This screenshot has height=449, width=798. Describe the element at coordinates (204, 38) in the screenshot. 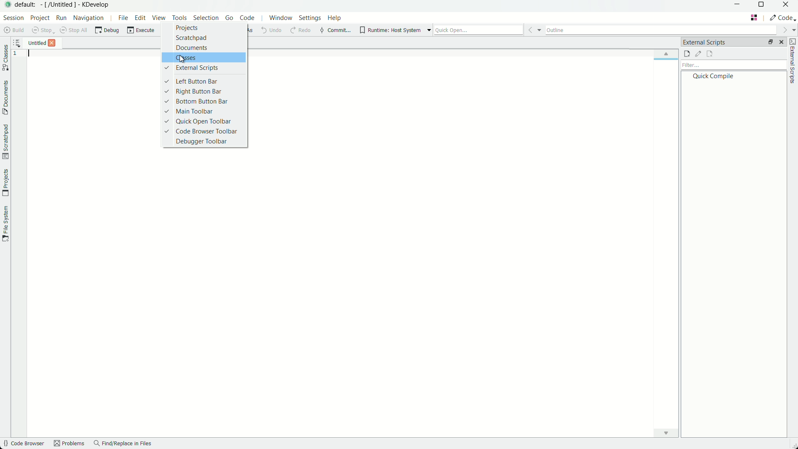

I see `scratchpad` at that location.